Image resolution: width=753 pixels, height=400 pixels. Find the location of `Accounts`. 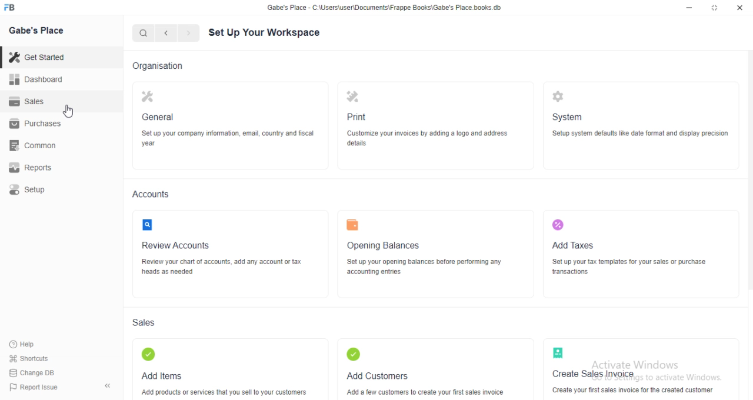

Accounts is located at coordinates (154, 194).